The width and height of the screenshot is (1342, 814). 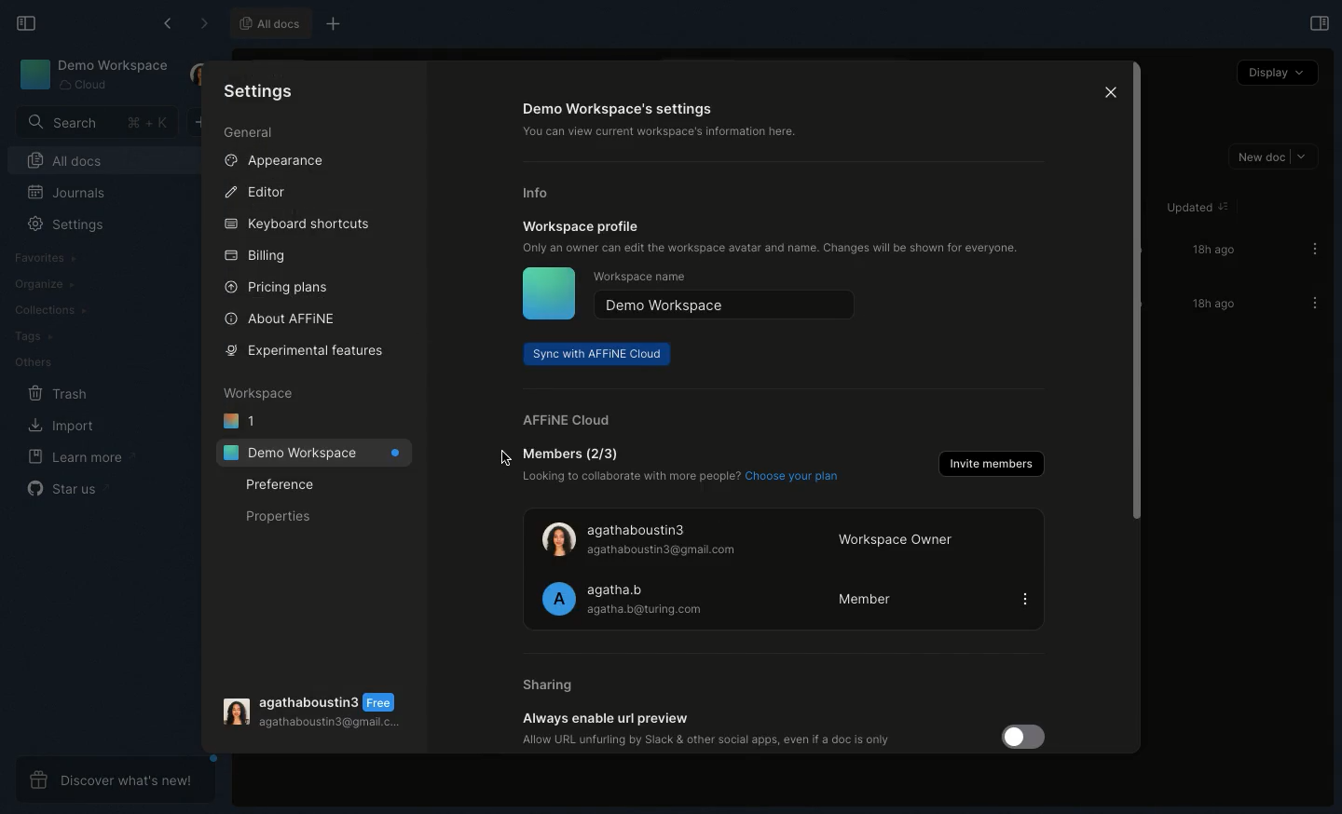 What do you see at coordinates (242, 418) in the screenshot?
I see `1` at bounding box center [242, 418].